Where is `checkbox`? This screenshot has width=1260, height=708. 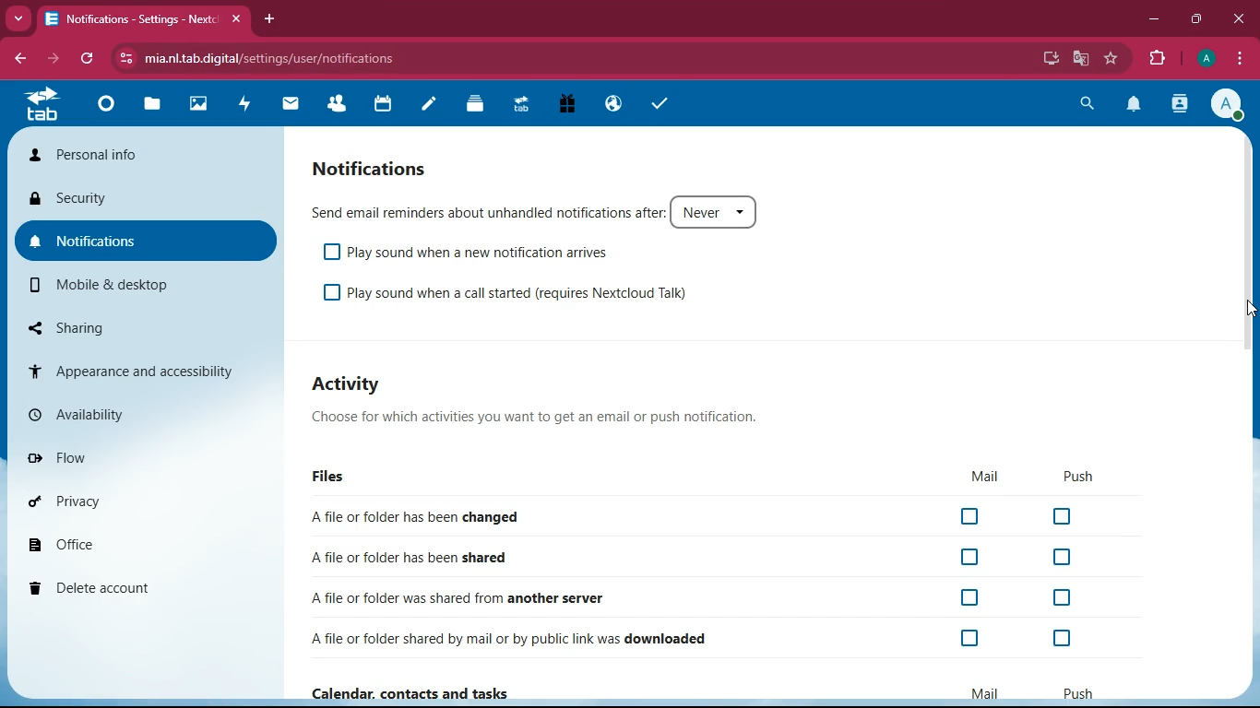
checkbox is located at coordinates (329, 253).